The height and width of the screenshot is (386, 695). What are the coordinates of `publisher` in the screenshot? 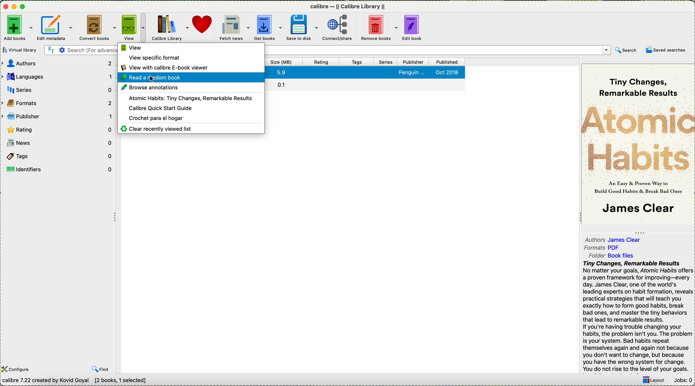 It's located at (57, 115).